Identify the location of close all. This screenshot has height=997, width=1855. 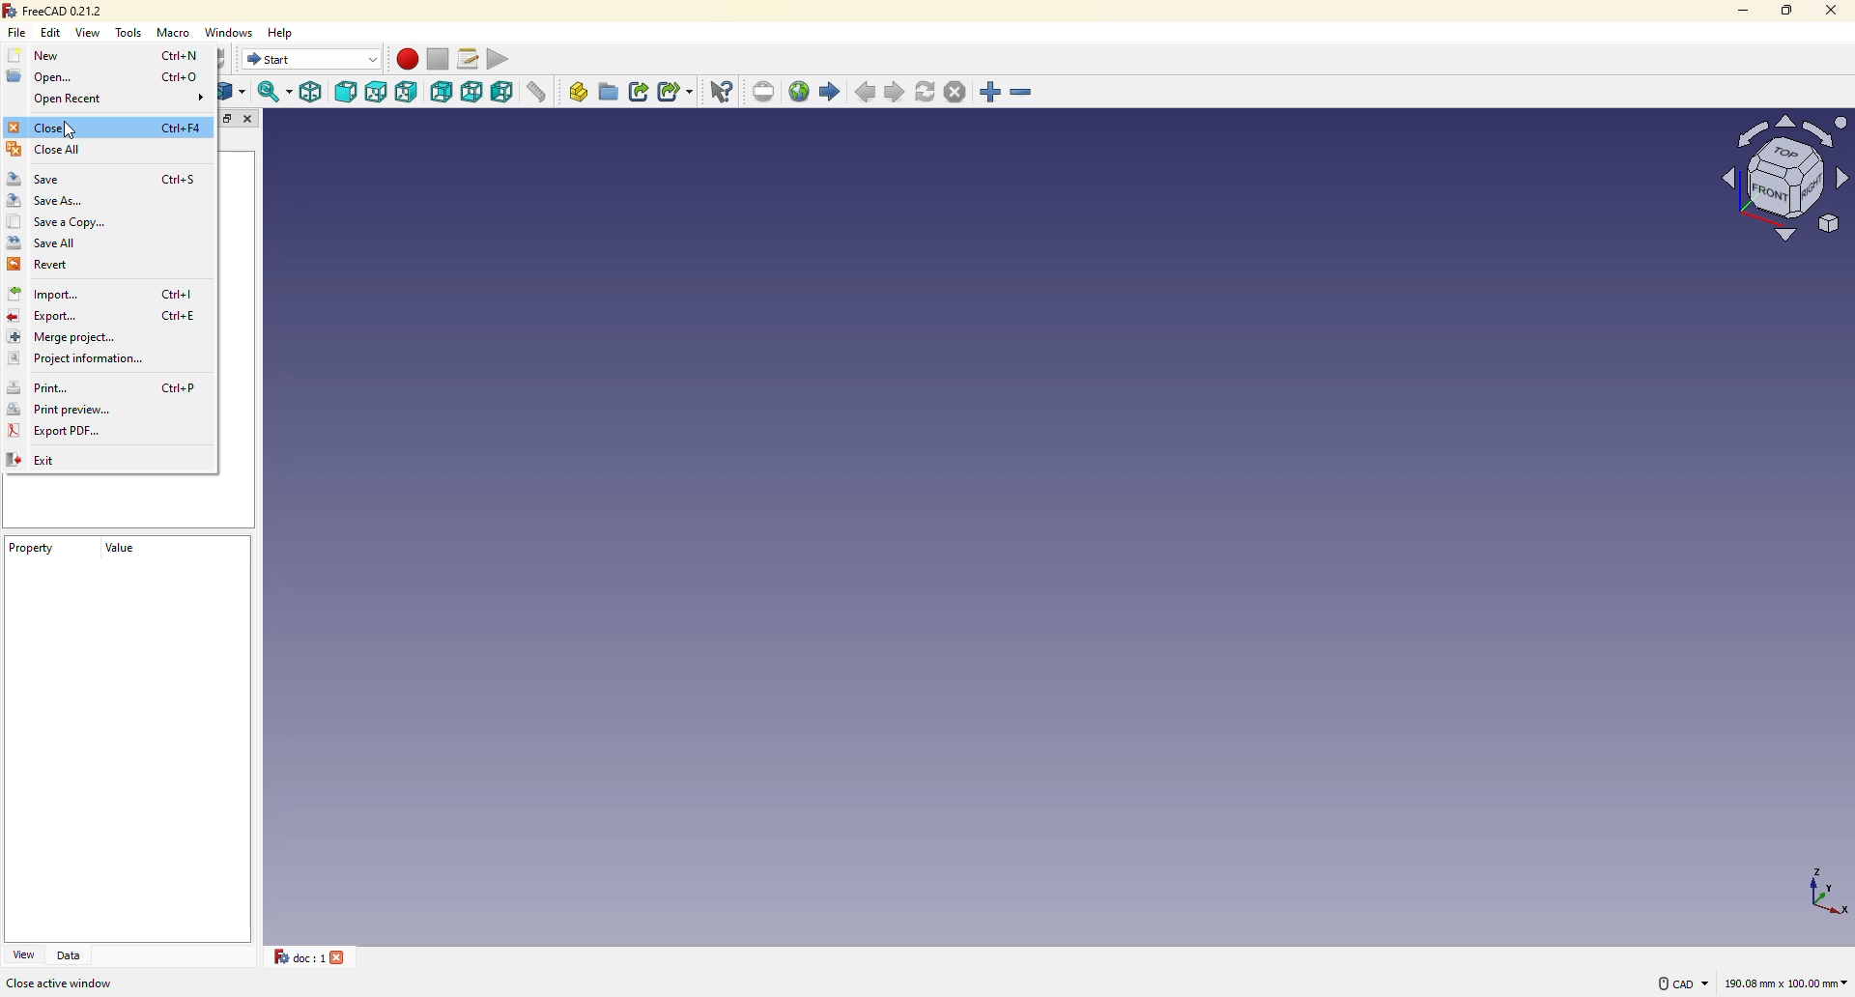
(48, 150).